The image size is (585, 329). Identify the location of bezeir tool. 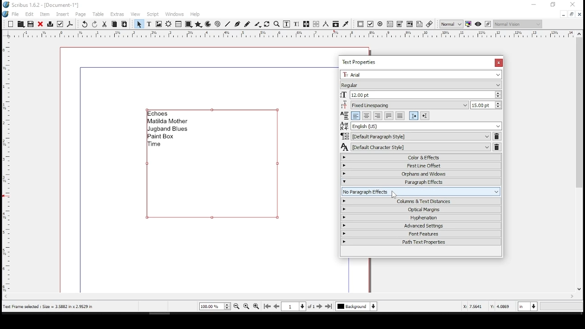
(238, 25).